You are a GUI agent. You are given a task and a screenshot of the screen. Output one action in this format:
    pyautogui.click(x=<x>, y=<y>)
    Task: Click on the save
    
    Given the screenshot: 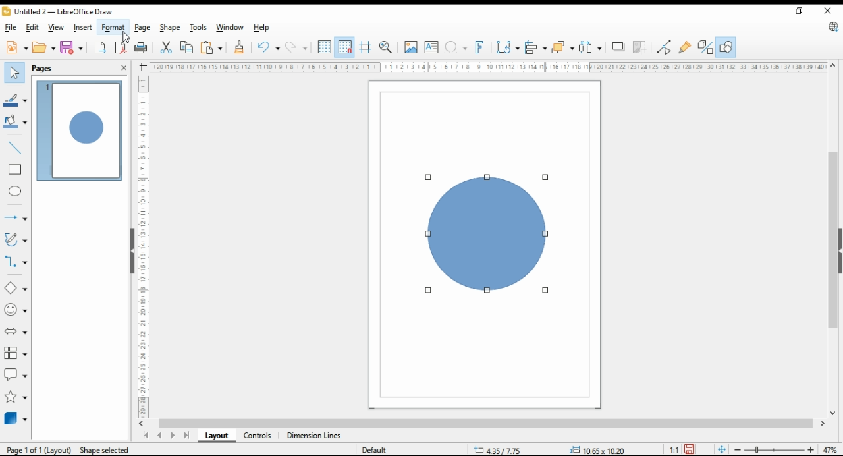 What is the action you would take?
    pyautogui.click(x=690, y=449)
    